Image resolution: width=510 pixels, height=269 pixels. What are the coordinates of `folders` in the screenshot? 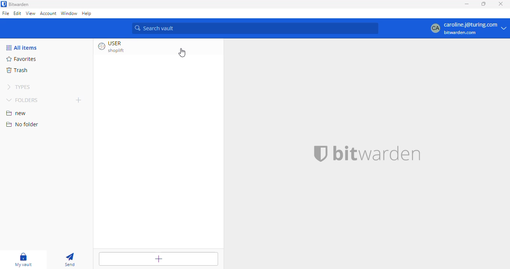 It's located at (23, 100).